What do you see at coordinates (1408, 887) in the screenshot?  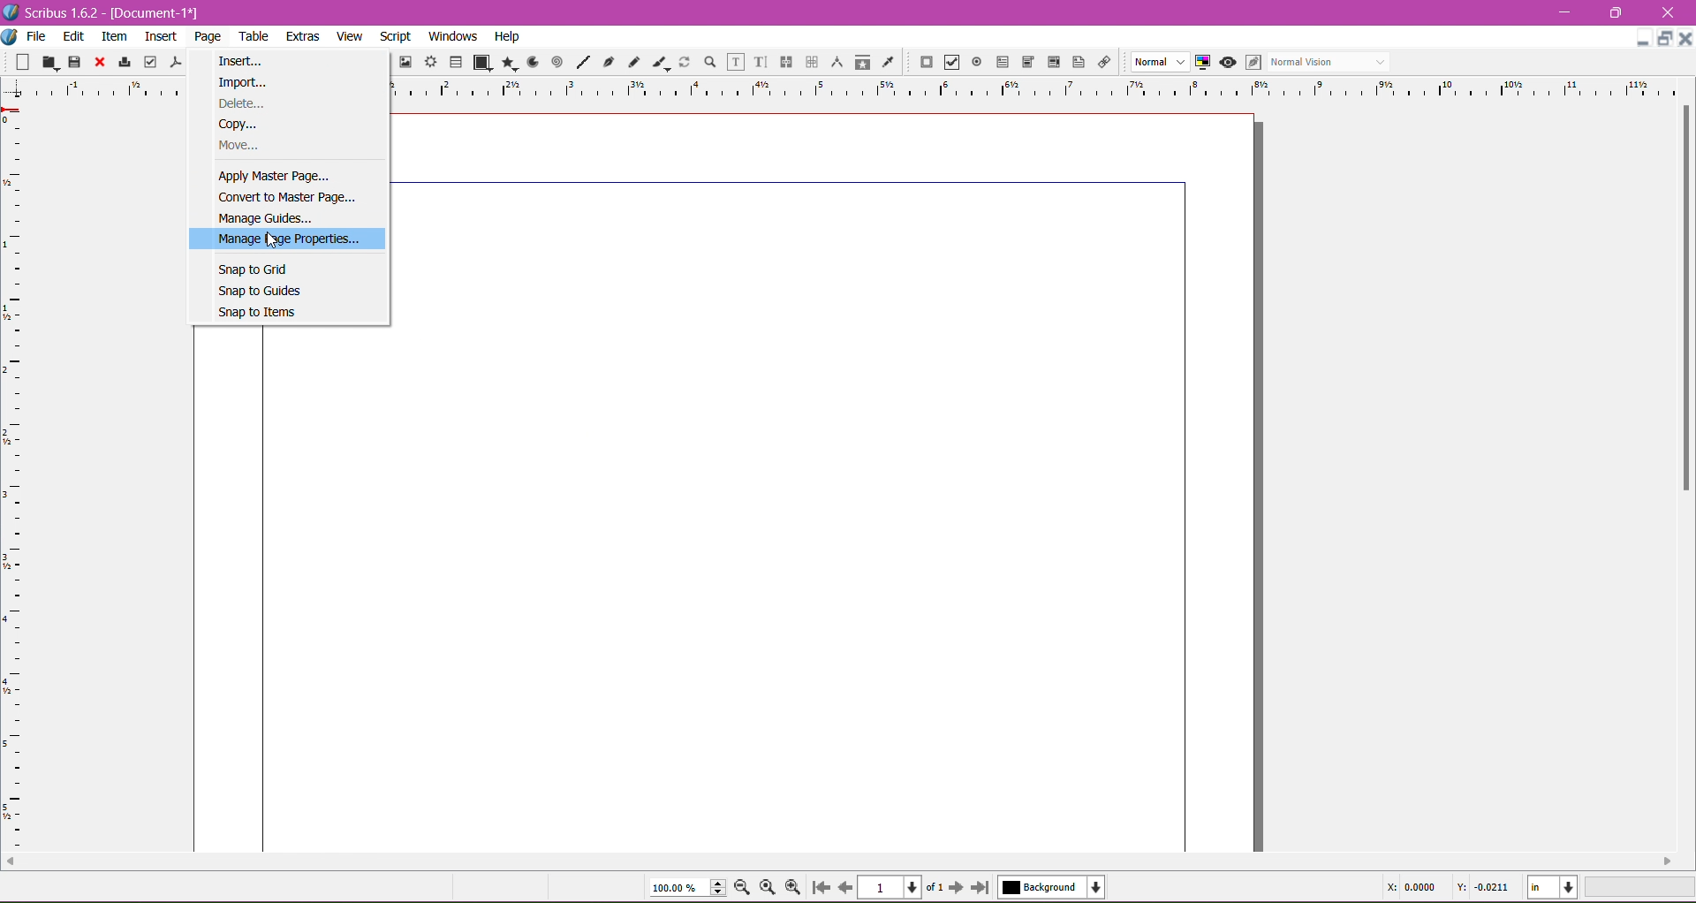 I see `Cursor Coordinate - X` at bounding box center [1408, 887].